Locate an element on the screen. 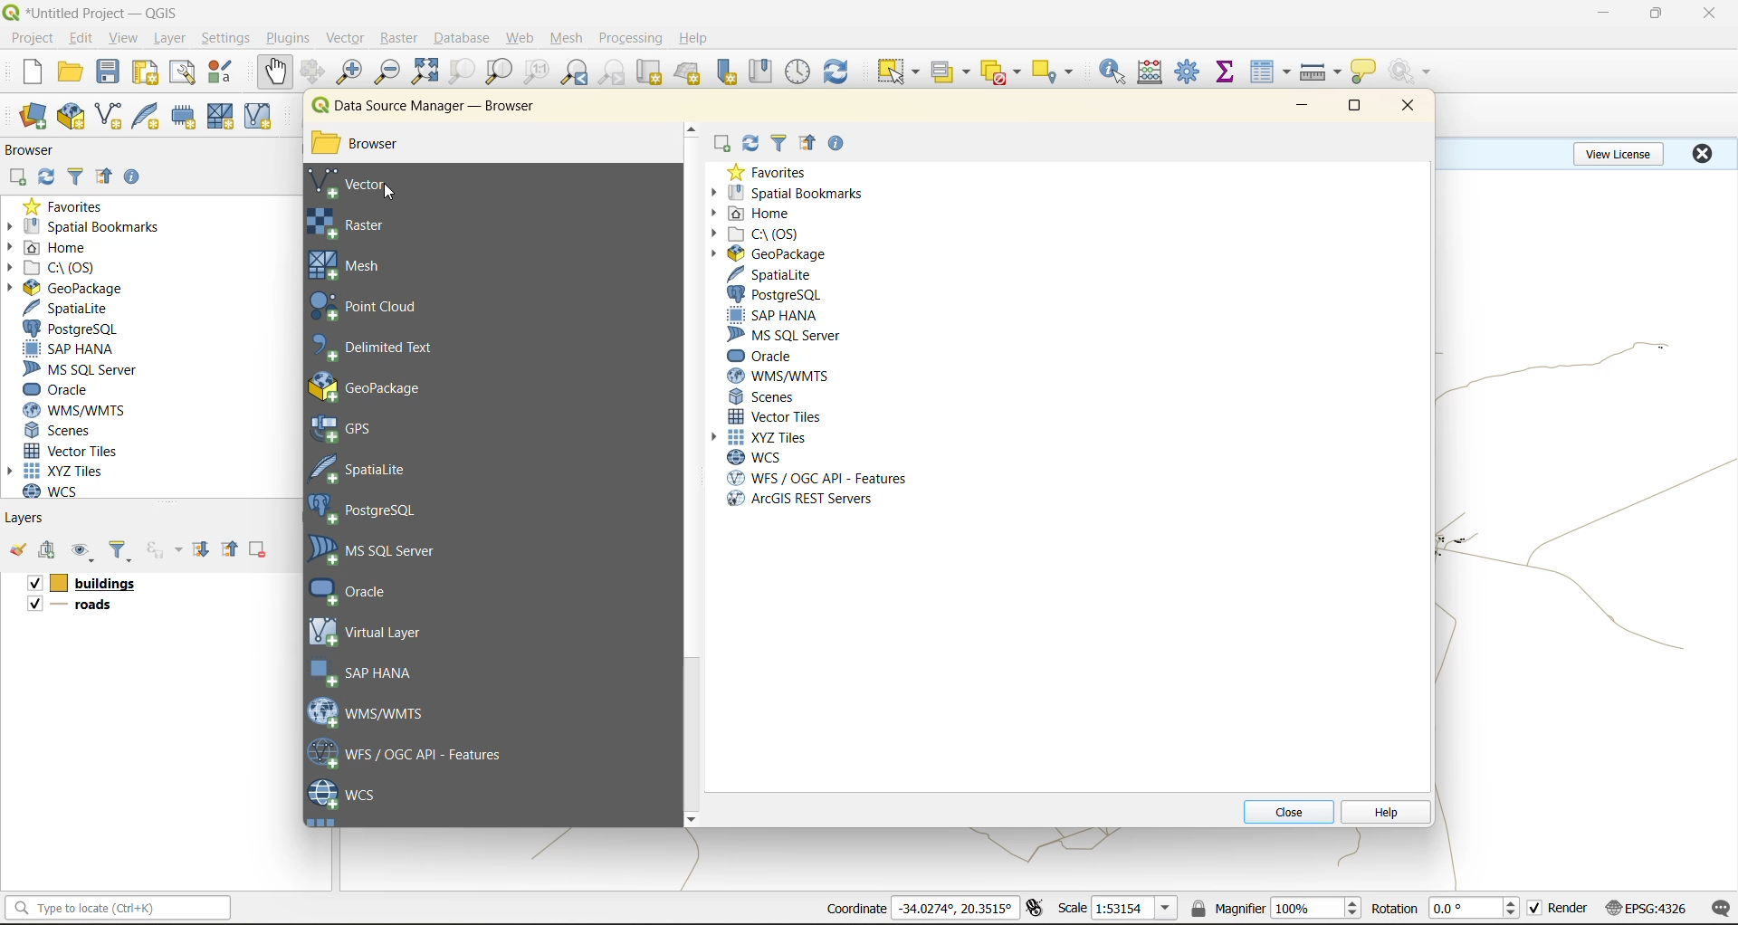  tool box is located at coordinates (1189, 70).